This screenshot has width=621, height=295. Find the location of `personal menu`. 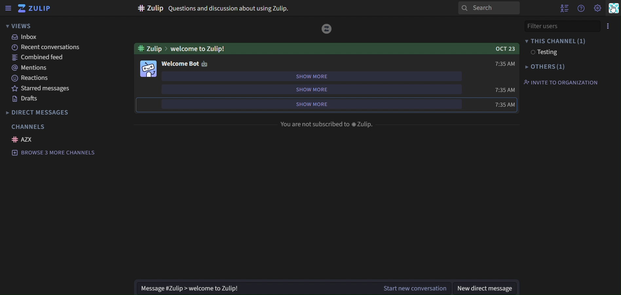

personal menu is located at coordinates (613, 9).